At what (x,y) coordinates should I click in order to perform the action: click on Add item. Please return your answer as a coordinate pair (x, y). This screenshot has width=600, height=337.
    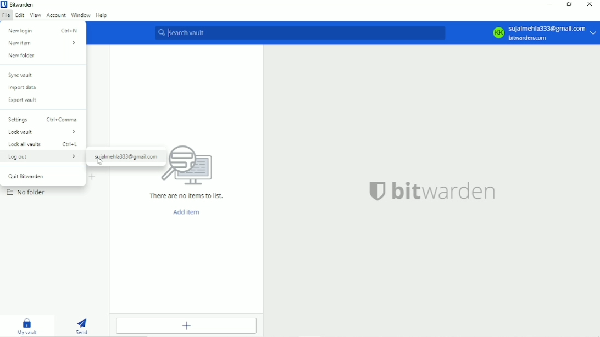
    Looking at the image, I should click on (188, 212).